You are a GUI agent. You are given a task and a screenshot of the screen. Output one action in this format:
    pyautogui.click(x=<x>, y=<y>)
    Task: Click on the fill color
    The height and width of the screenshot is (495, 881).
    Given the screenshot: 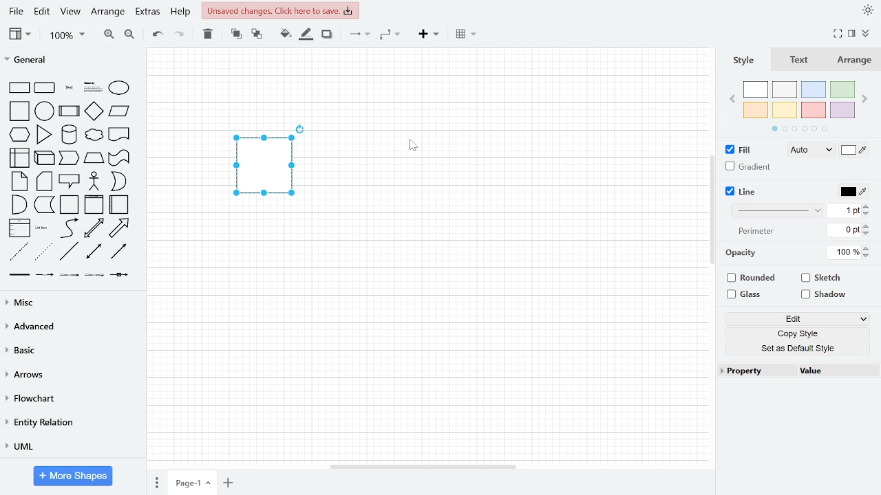 What is the action you would take?
    pyautogui.click(x=855, y=151)
    